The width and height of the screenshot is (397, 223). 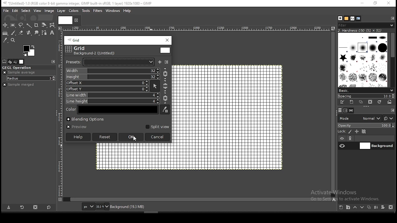 What do you see at coordinates (13, 25) in the screenshot?
I see `rectangular selection tool` at bounding box center [13, 25].